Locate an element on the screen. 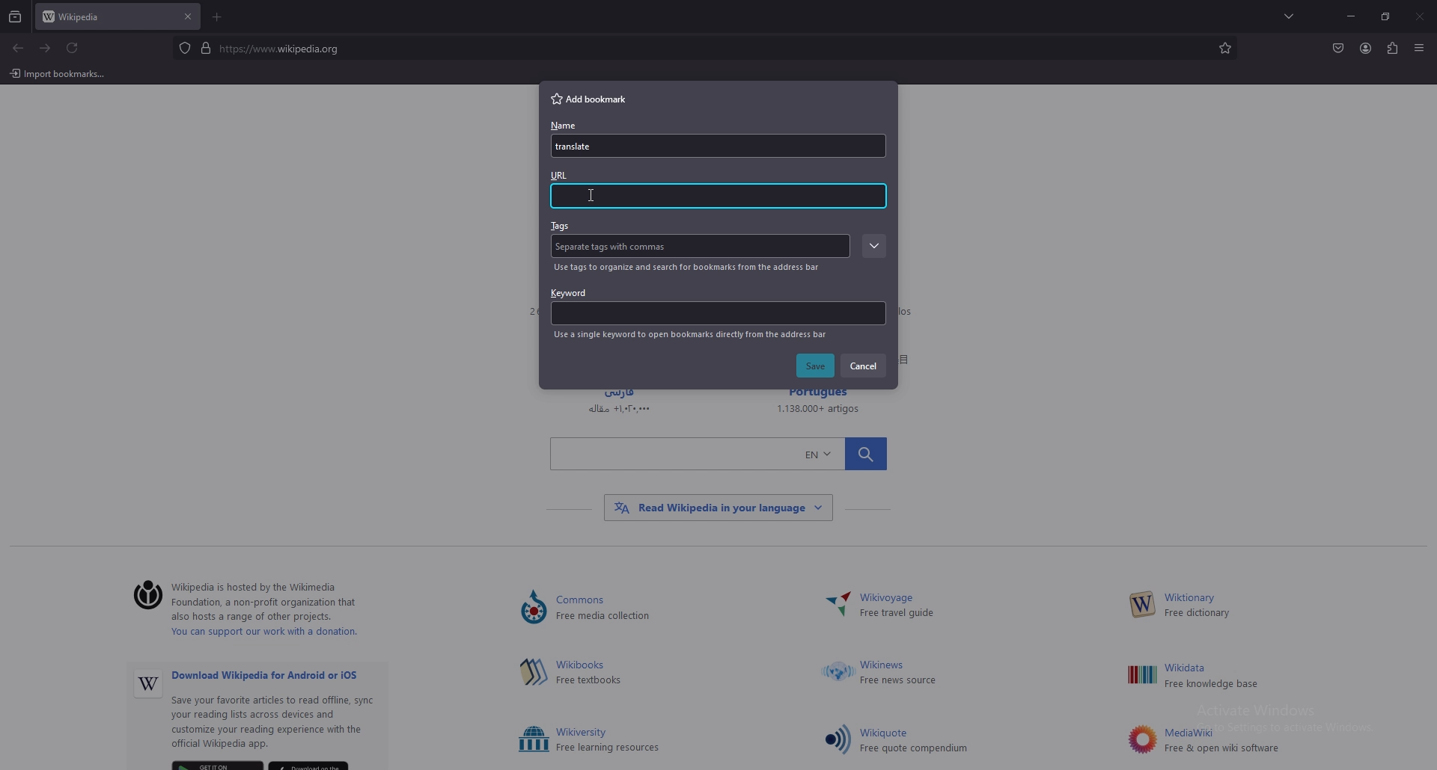 This screenshot has height=770, width=1437.  is located at coordinates (285, 712).